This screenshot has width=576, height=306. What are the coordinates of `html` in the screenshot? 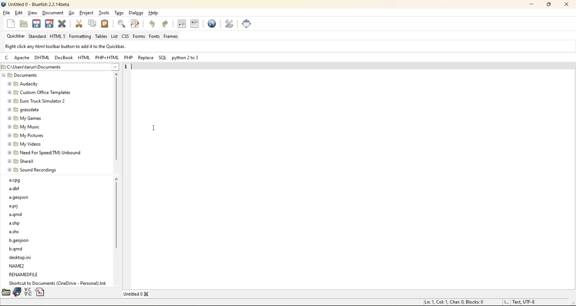 It's located at (43, 57).